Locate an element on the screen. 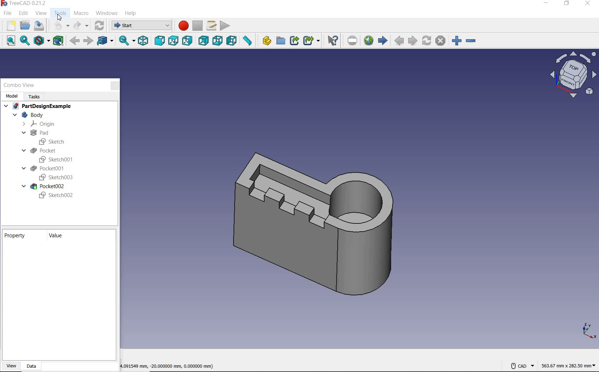 The width and height of the screenshot is (599, 372). Draw style is located at coordinates (42, 41).